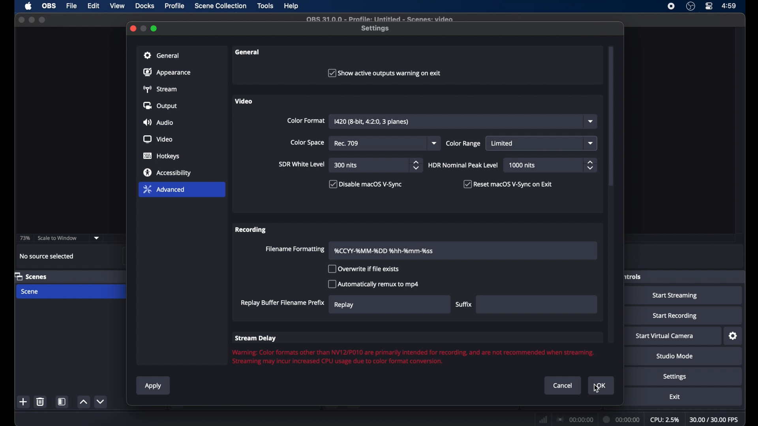  I want to click on video, so click(244, 101).